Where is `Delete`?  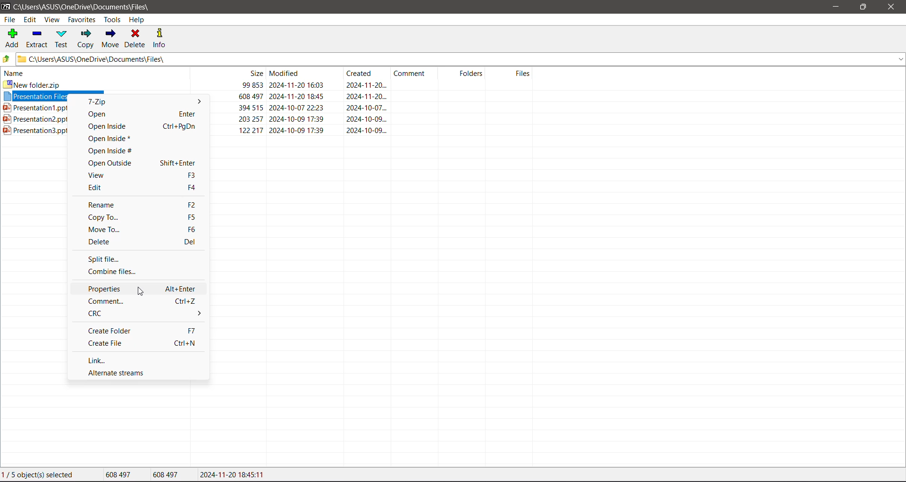
Delete is located at coordinates (140, 242).